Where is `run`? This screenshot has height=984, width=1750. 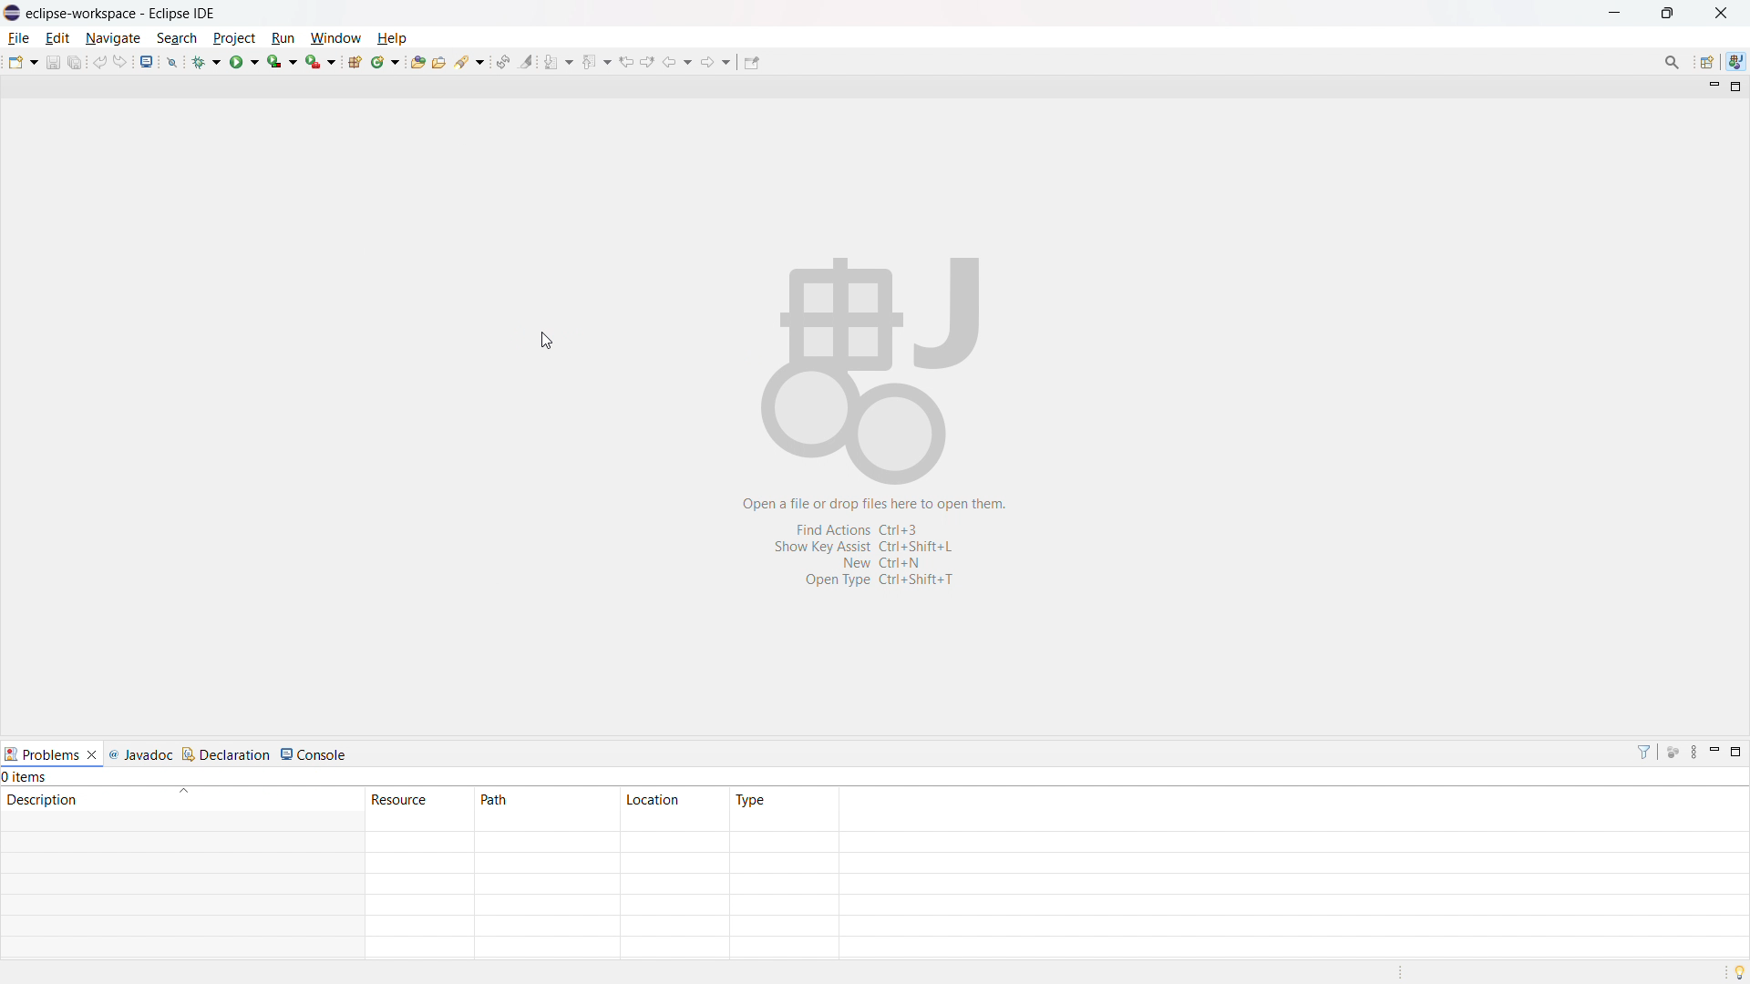 run is located at coordinates (245, 61).